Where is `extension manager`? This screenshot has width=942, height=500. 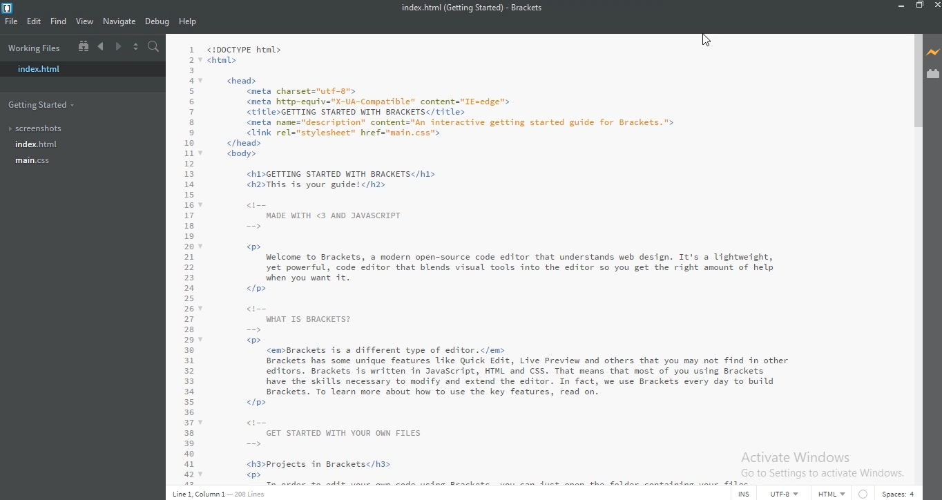
extension manager is located at coordinates (934, 74).